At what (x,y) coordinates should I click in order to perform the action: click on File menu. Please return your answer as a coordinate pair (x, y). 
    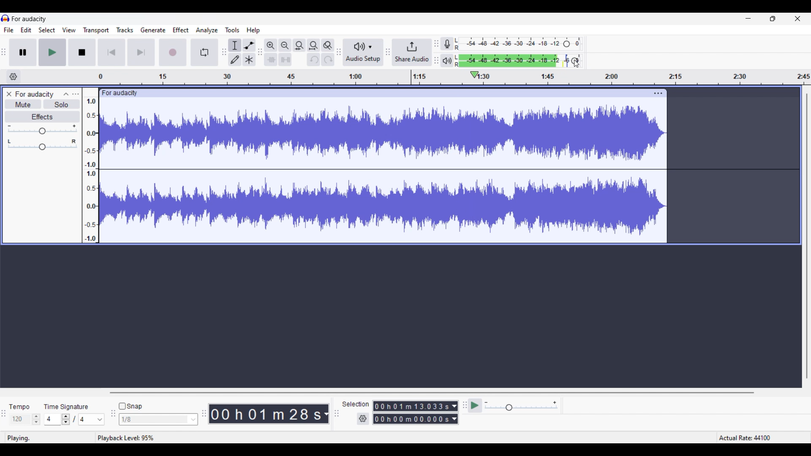
    Looking at the image, I should click on (9, 30).